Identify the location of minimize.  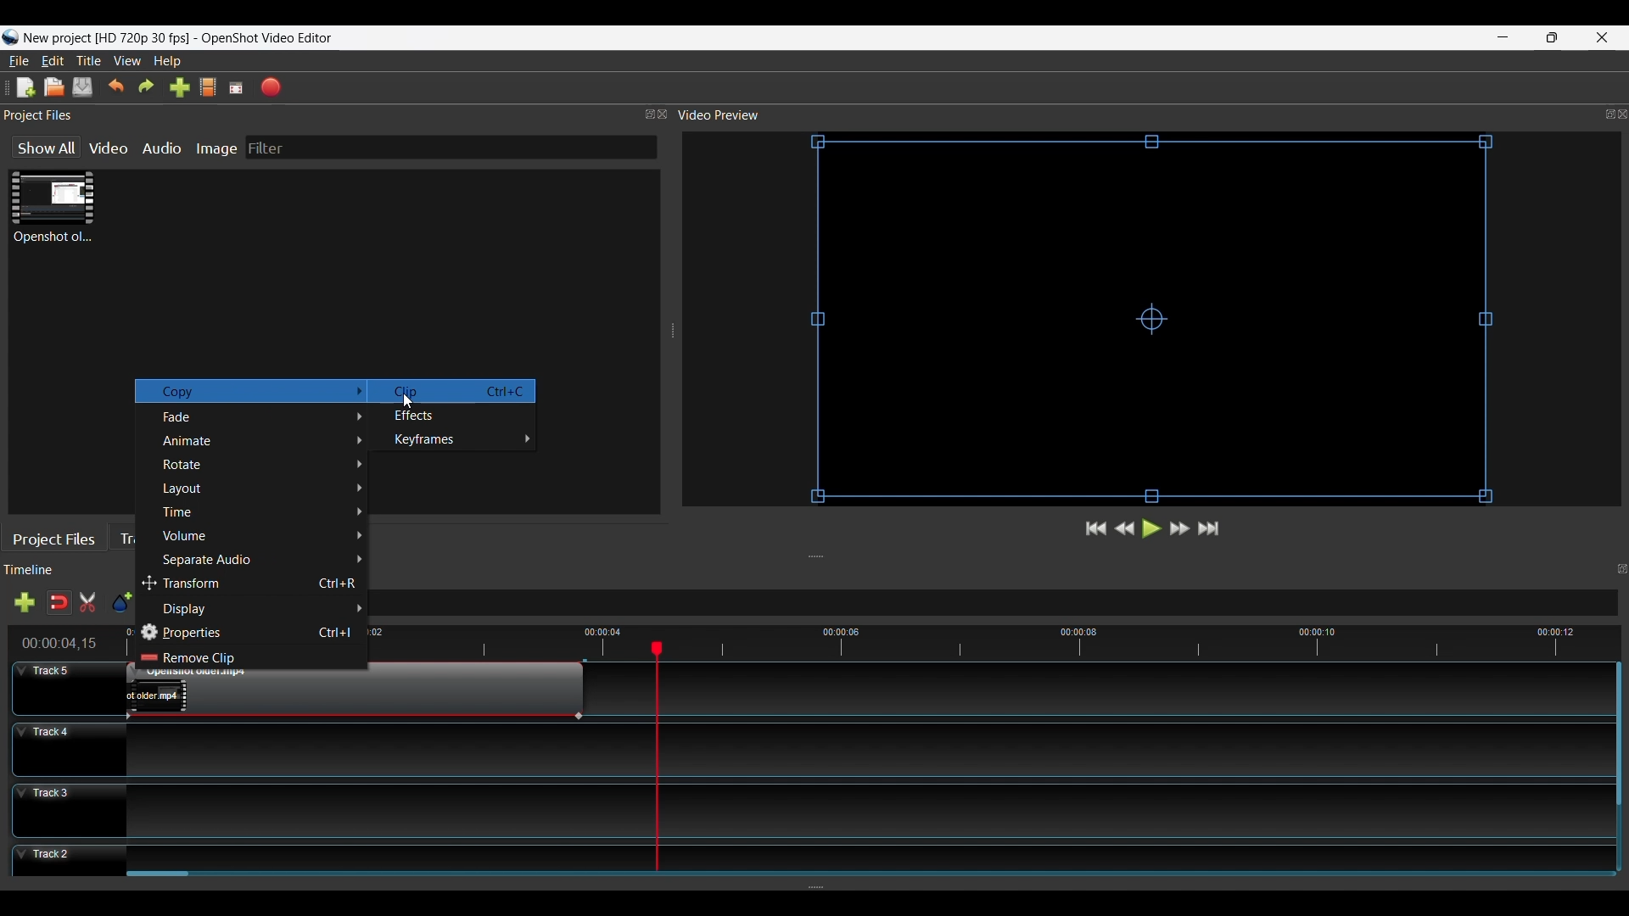
(1503, 37).